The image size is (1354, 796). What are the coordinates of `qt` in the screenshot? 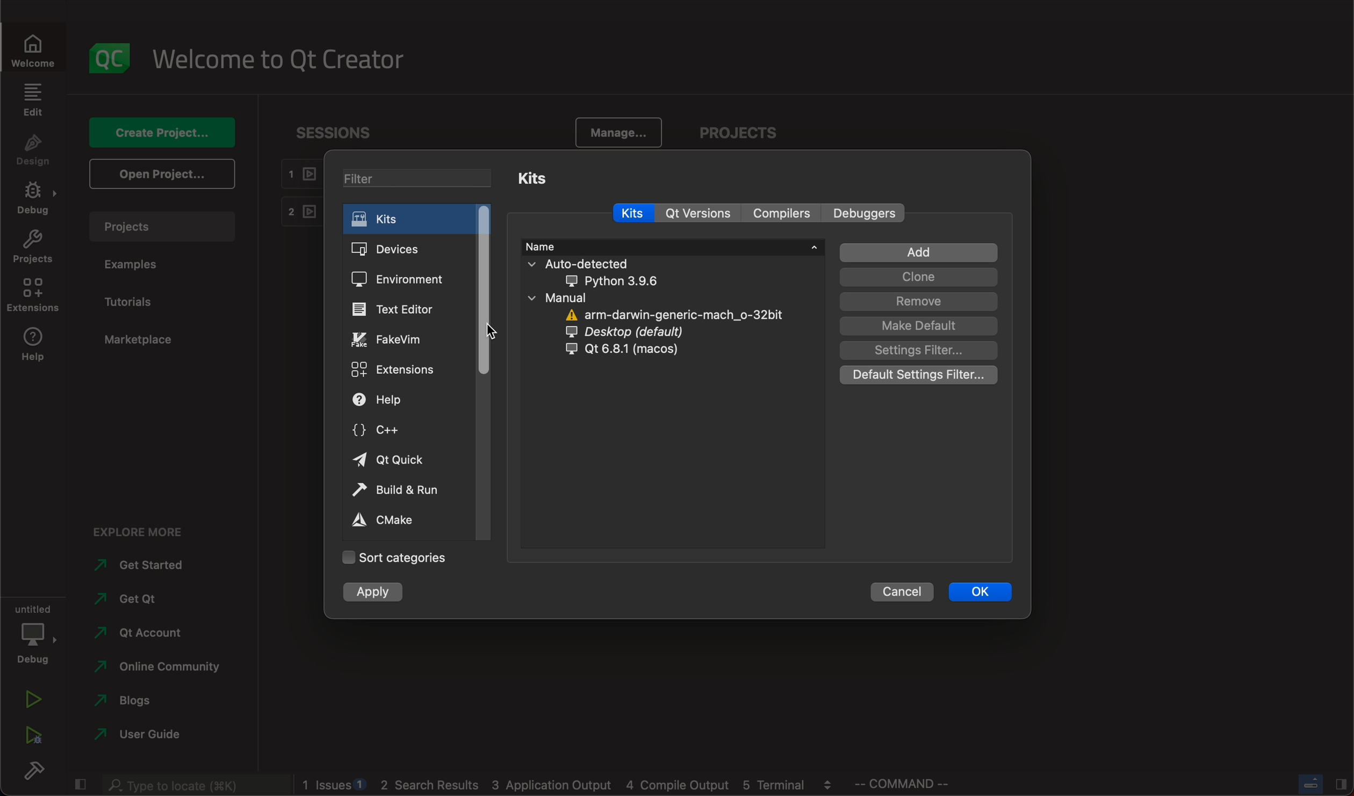 It's located at (137, 597).